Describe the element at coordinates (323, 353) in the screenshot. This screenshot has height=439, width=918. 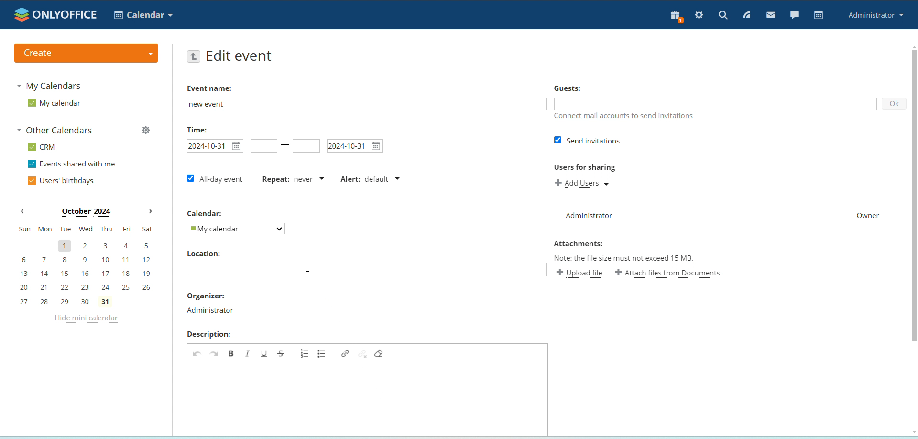
I see `add/remove bulleted list` at that location.